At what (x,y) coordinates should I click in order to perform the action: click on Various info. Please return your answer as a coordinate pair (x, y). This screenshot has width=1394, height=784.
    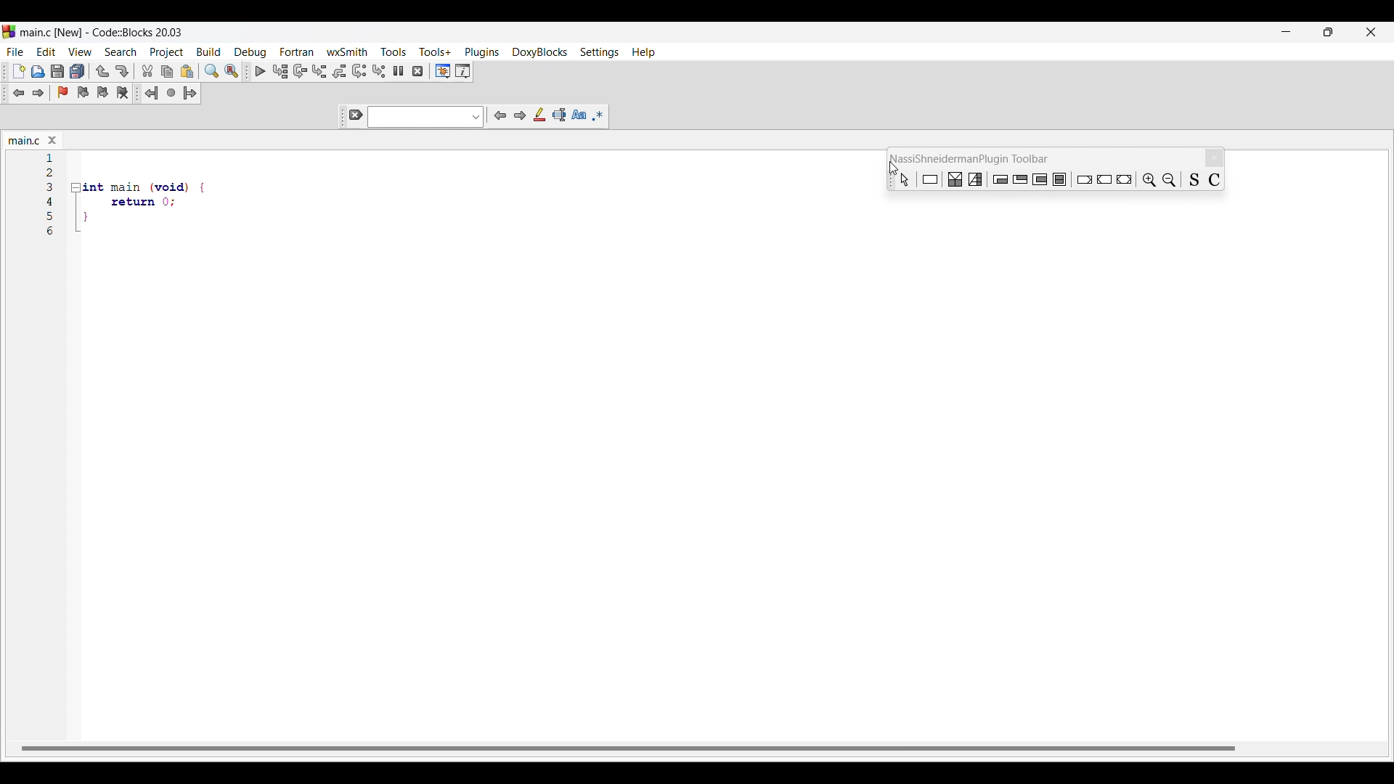
    Looking at the image, I should click on (463, 71).